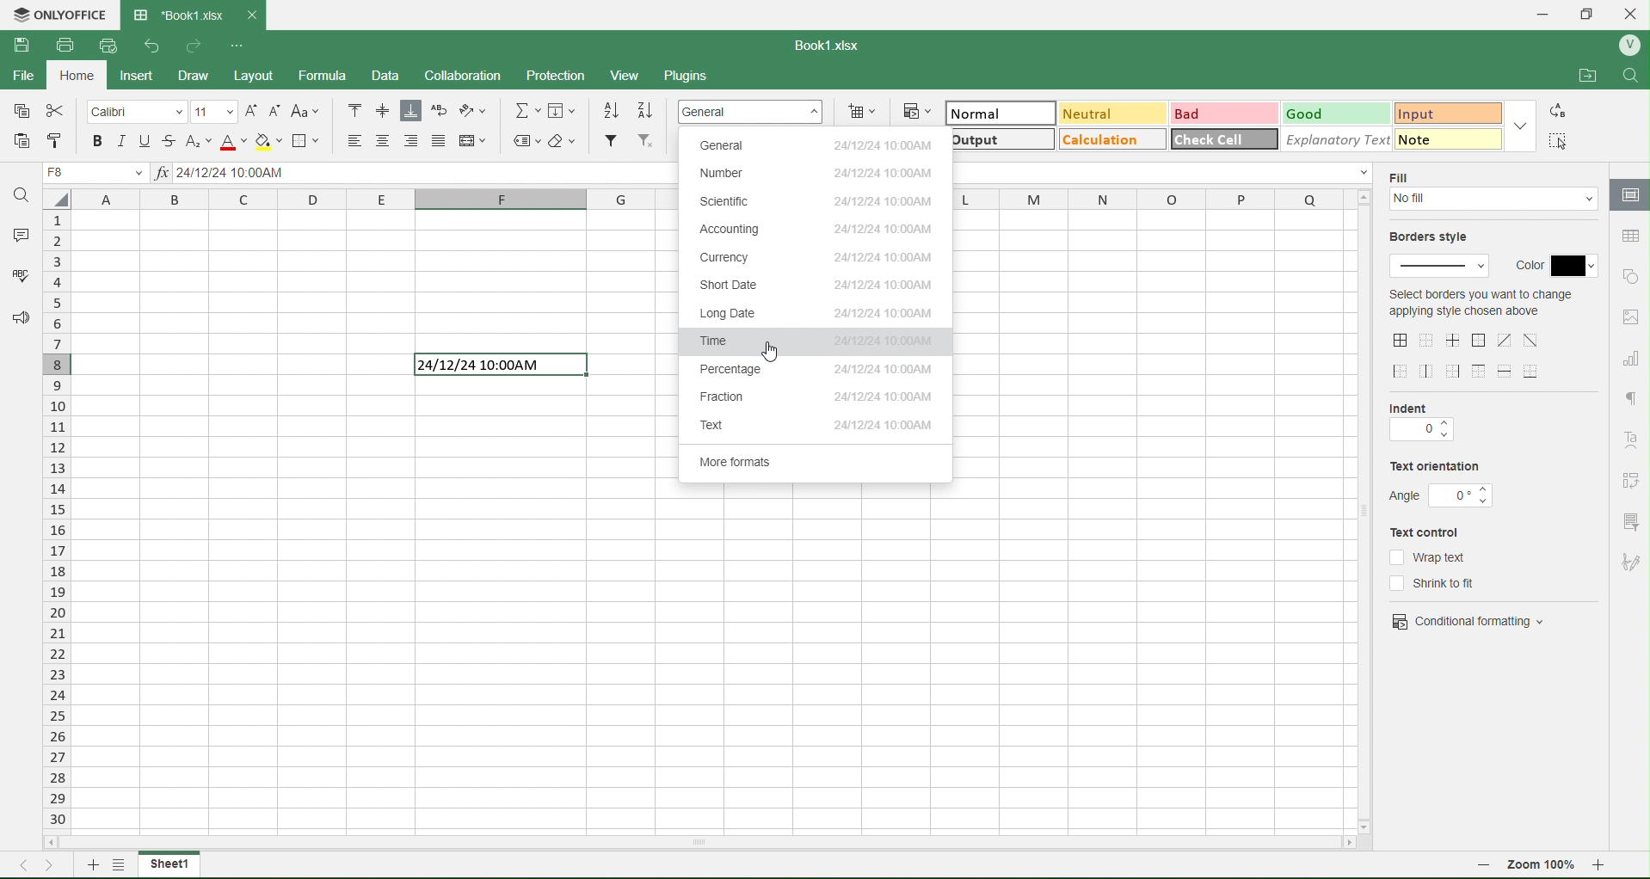 The height and width of the screenshot is (879, 1650). Describe the element at coordinates (1405, 176) in the screenshot. I see `fill` at that location.